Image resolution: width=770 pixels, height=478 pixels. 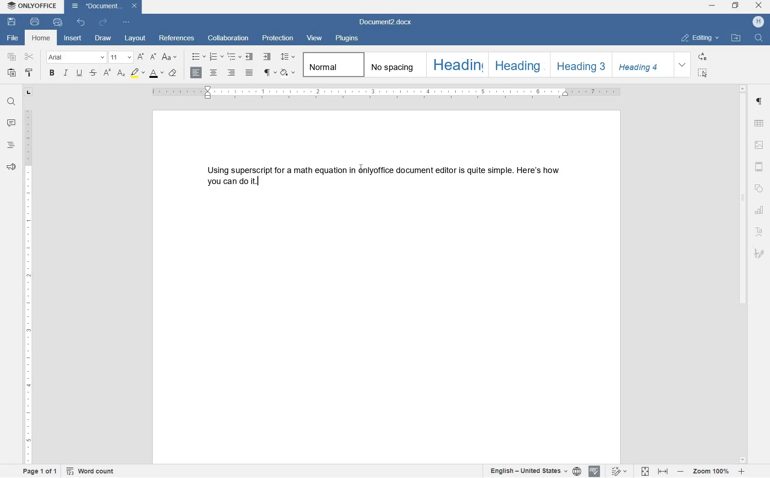 I want to click on page 1 of 1, so click(x=41, y=473).